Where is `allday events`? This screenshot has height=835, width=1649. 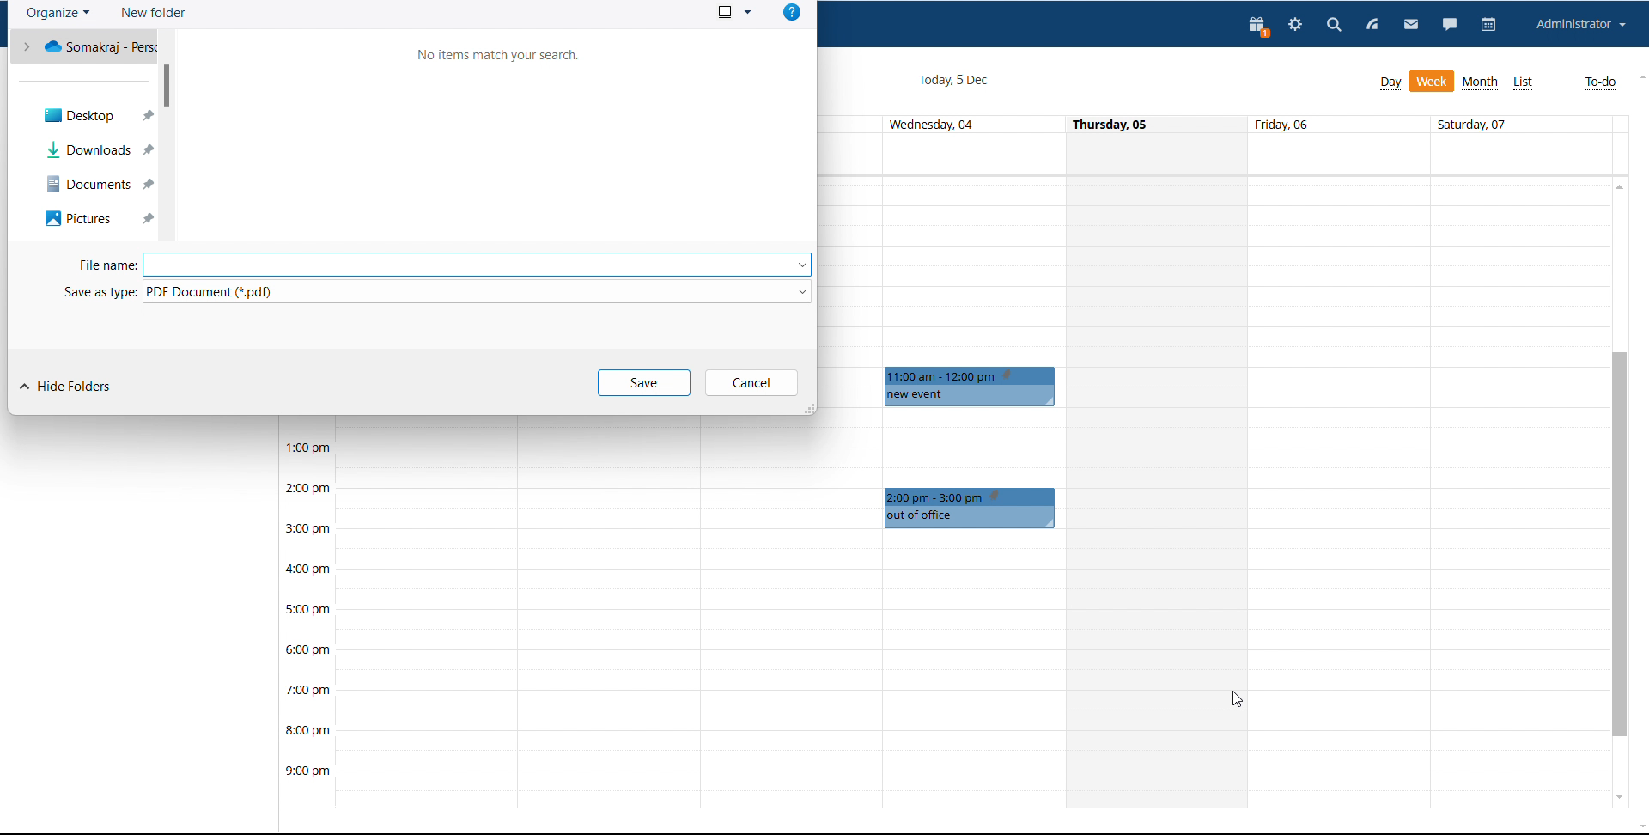 allday events is located at coordinates (1220, 153).